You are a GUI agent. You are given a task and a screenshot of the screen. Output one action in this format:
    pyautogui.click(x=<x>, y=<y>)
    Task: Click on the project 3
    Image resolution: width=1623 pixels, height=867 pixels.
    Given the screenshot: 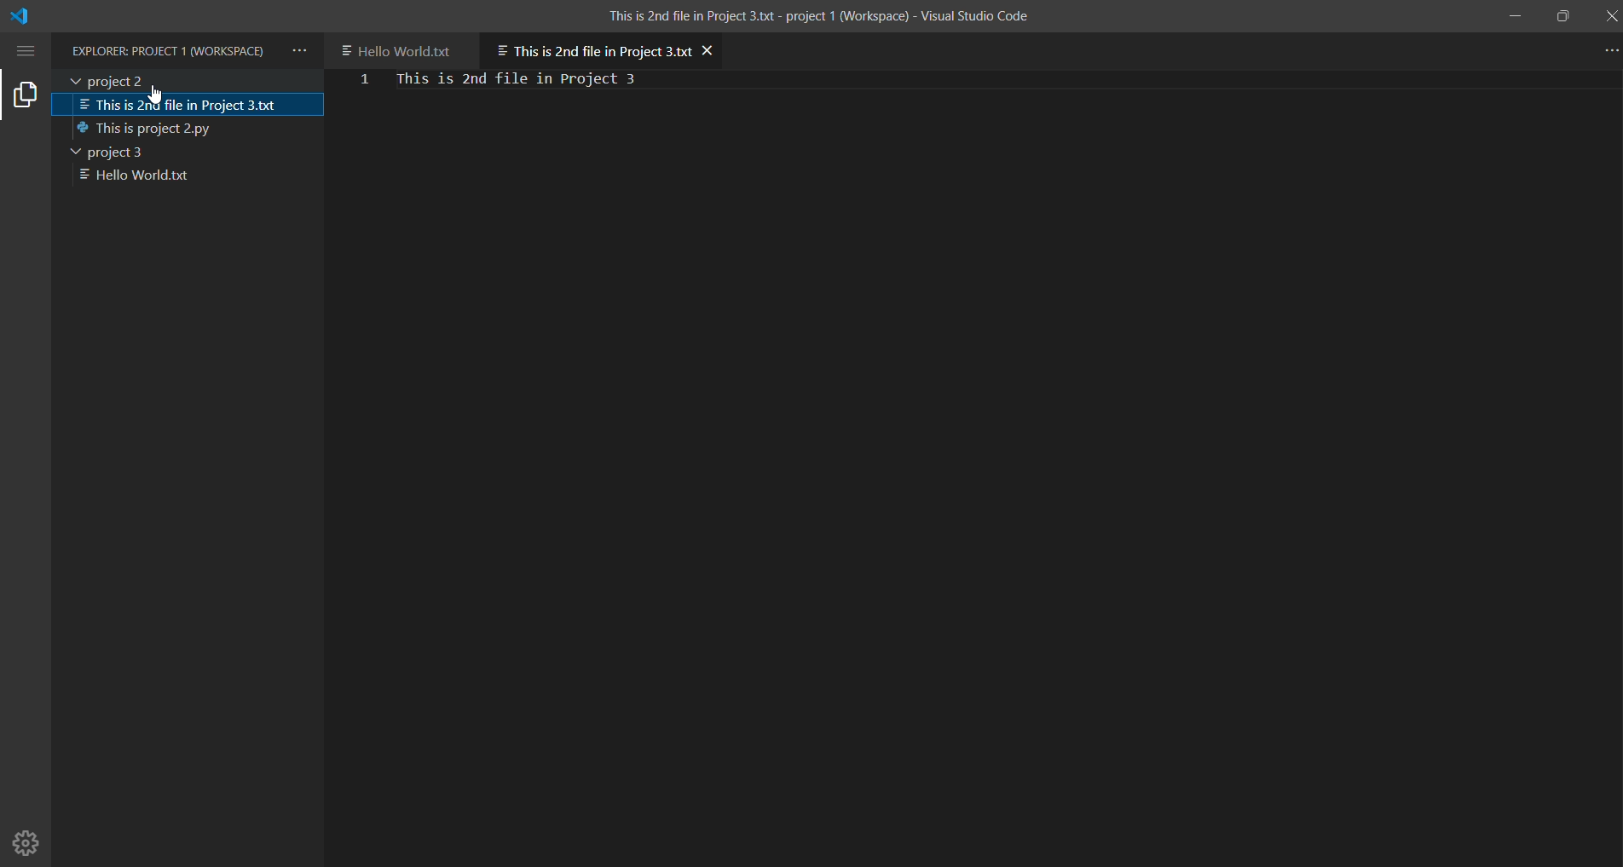 What is the action you would take?
    pyautogui.click(x=135, y=129)
    